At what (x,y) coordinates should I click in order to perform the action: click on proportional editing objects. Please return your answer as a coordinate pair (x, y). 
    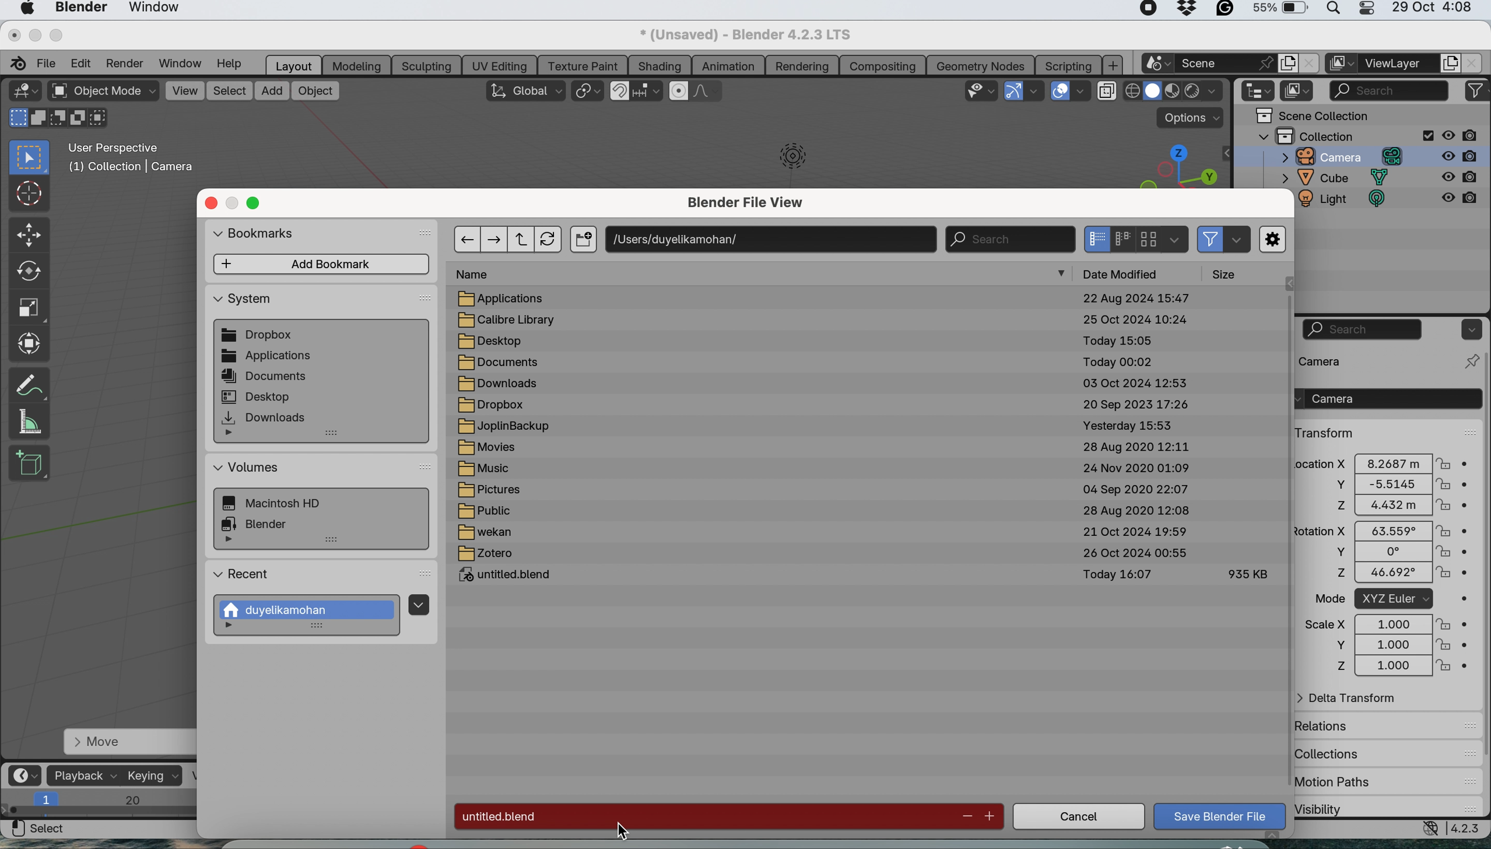
    Looking at the image, I should click on (680, 92).